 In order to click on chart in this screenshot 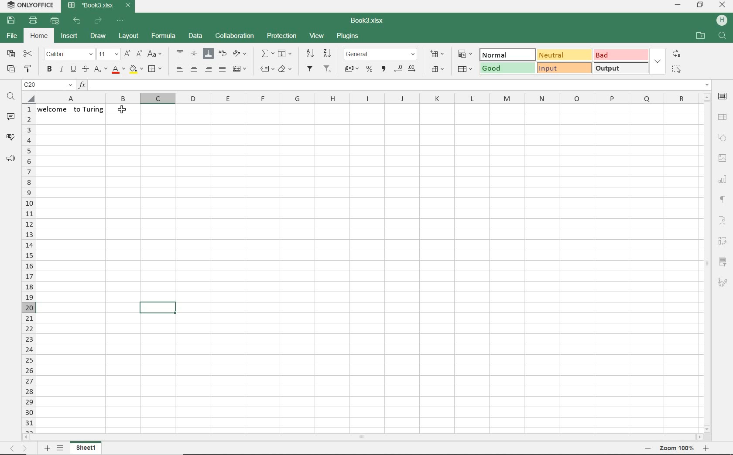, I will do `click(723, 180)`.